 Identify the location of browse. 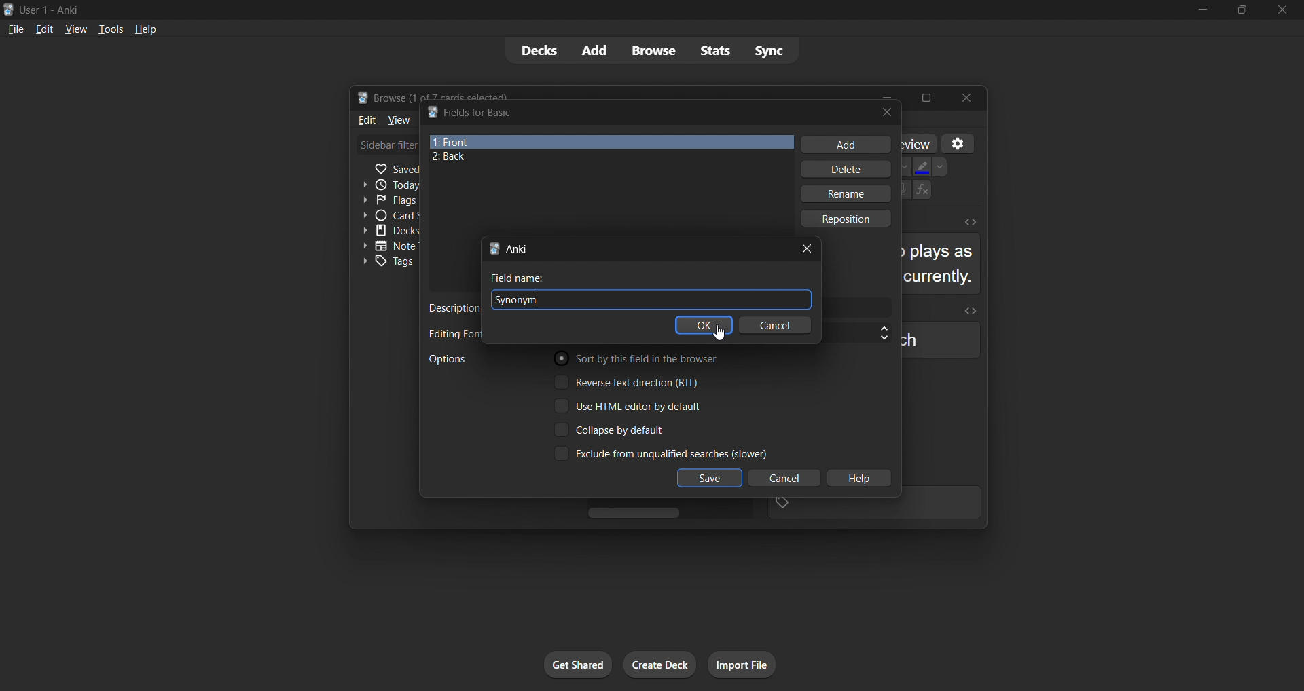
(653, 52).